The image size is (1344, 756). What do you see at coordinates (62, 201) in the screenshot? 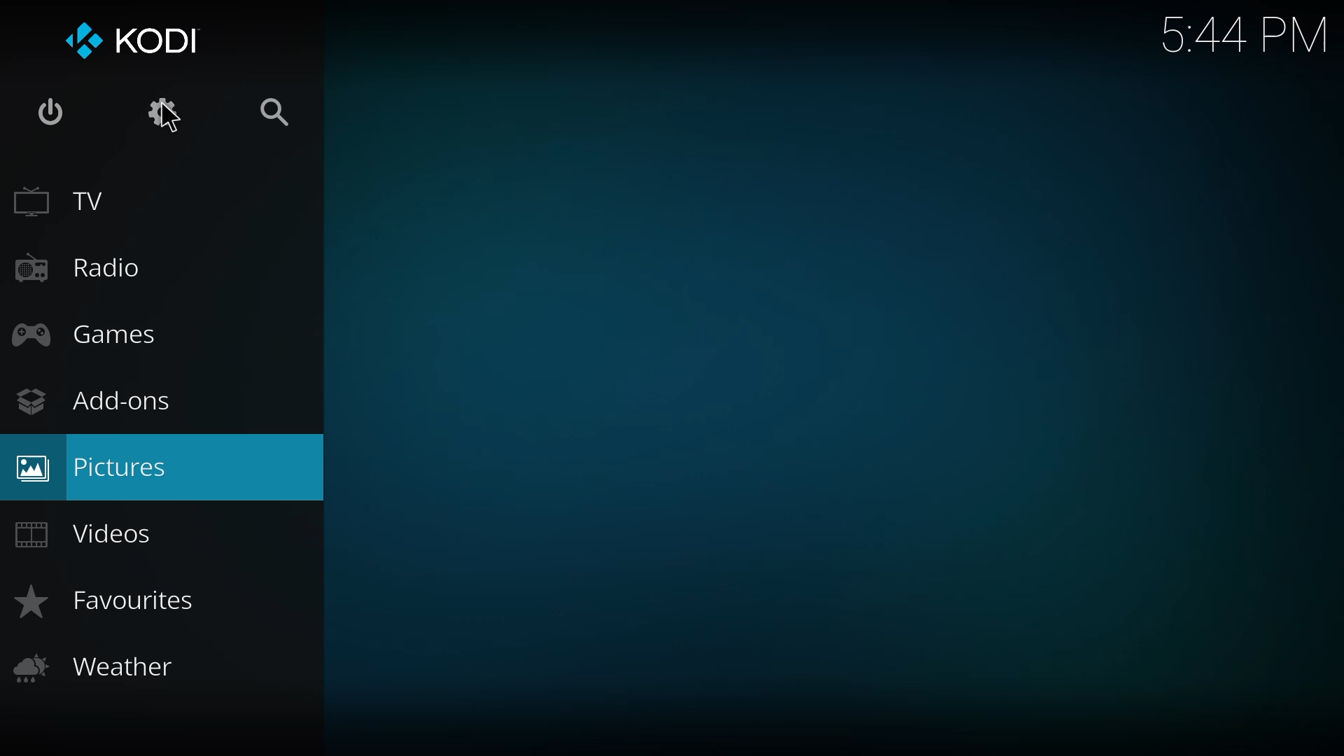
I see `tv` at bounding box center [62, 201].